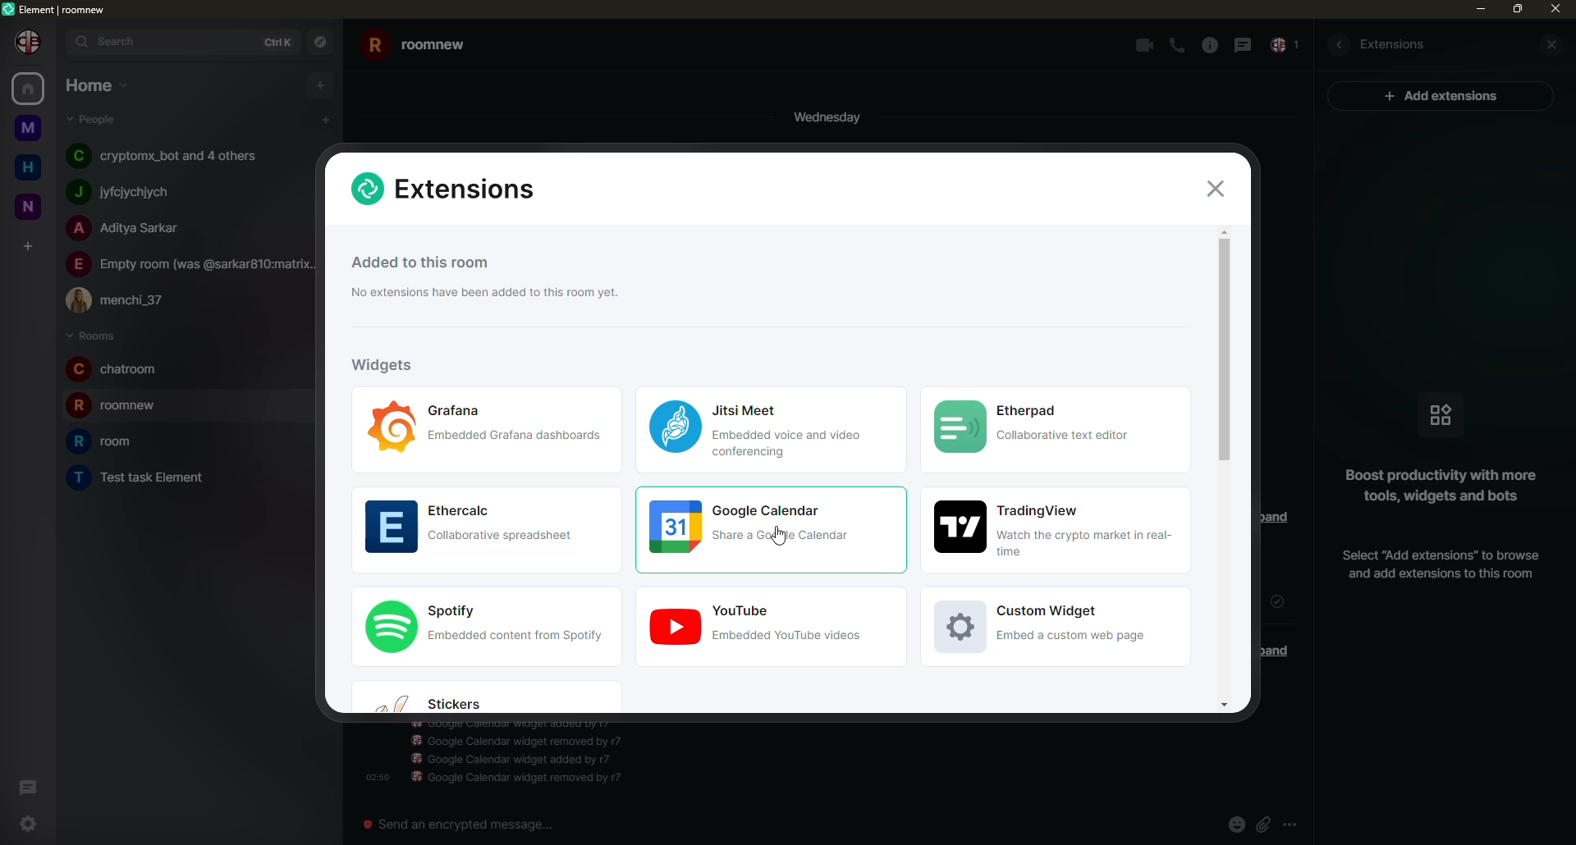  Describe the element at coordinates (29, 129) in the screenshot. I see `room` at that location.